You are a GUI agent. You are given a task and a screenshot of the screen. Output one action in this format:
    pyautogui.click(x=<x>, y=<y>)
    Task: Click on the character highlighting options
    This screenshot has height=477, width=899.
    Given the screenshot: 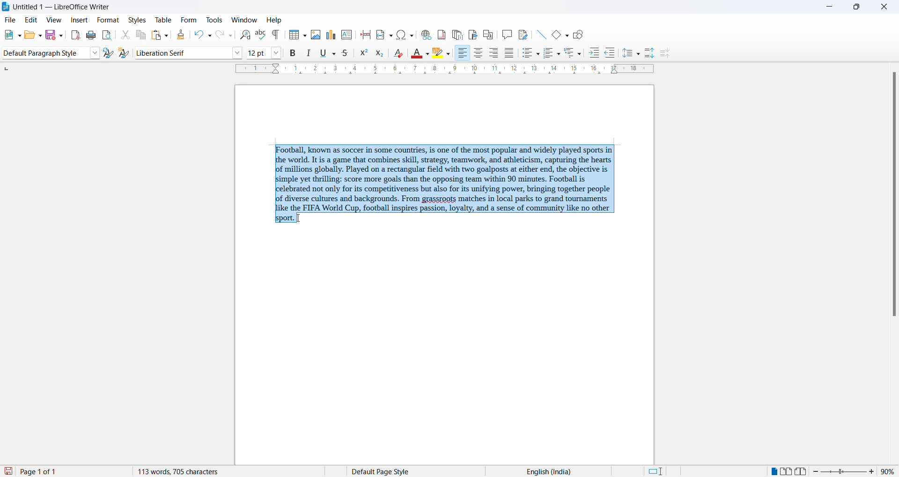 What is the action you would take?
    pyautogui.click(x=449, y=54)
    